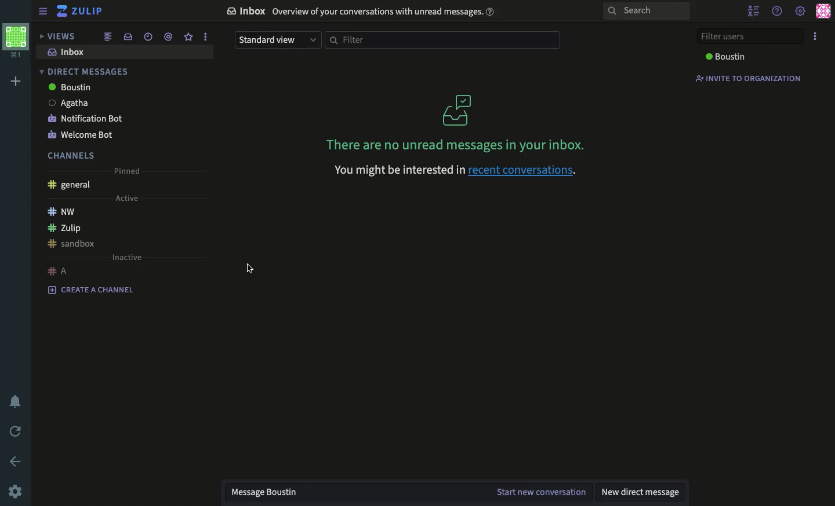 The height and width of the screenshot is (506, 835). I want to click on general, so click(71, 185).